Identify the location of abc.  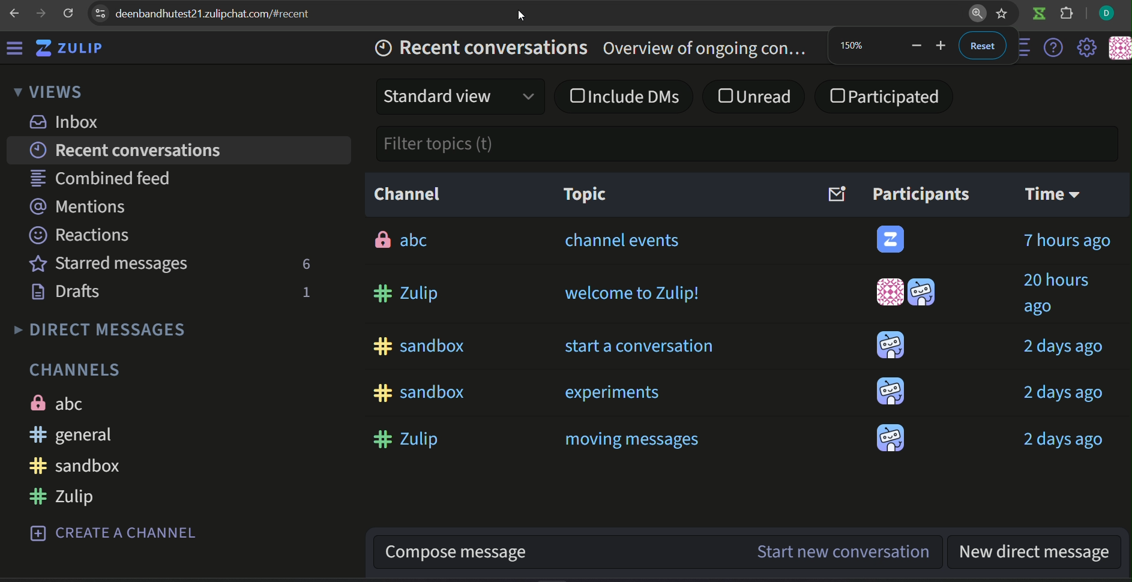
(71, 403).